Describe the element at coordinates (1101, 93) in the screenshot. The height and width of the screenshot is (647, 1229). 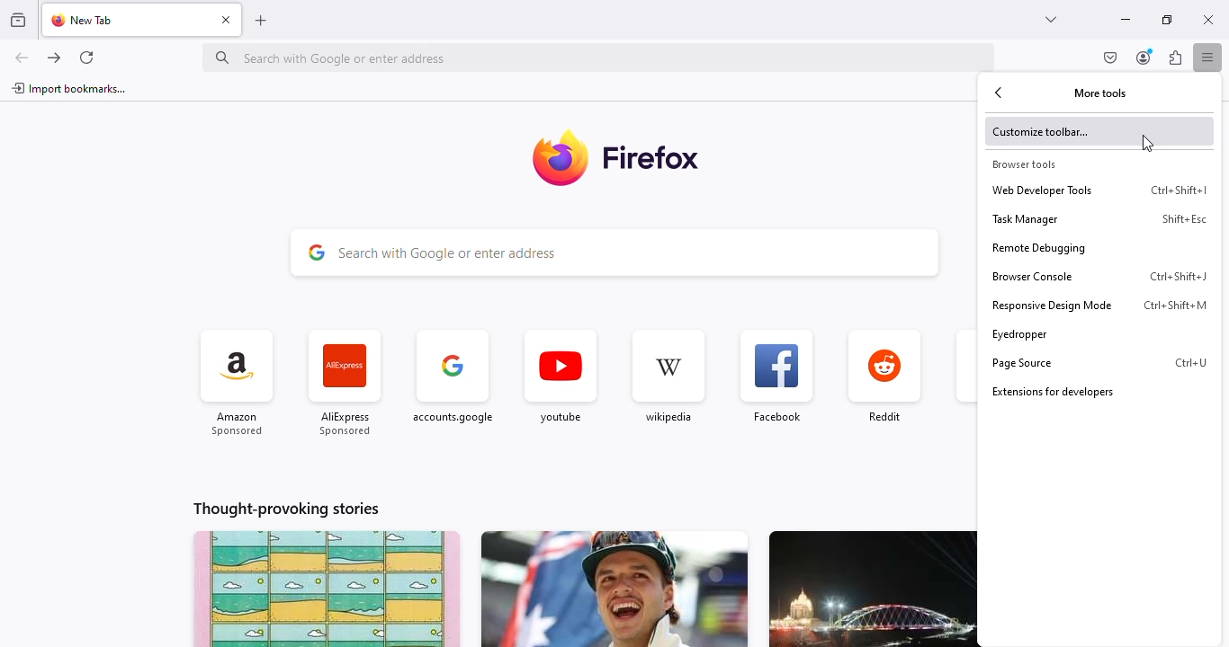
I see `more tools` at that location.